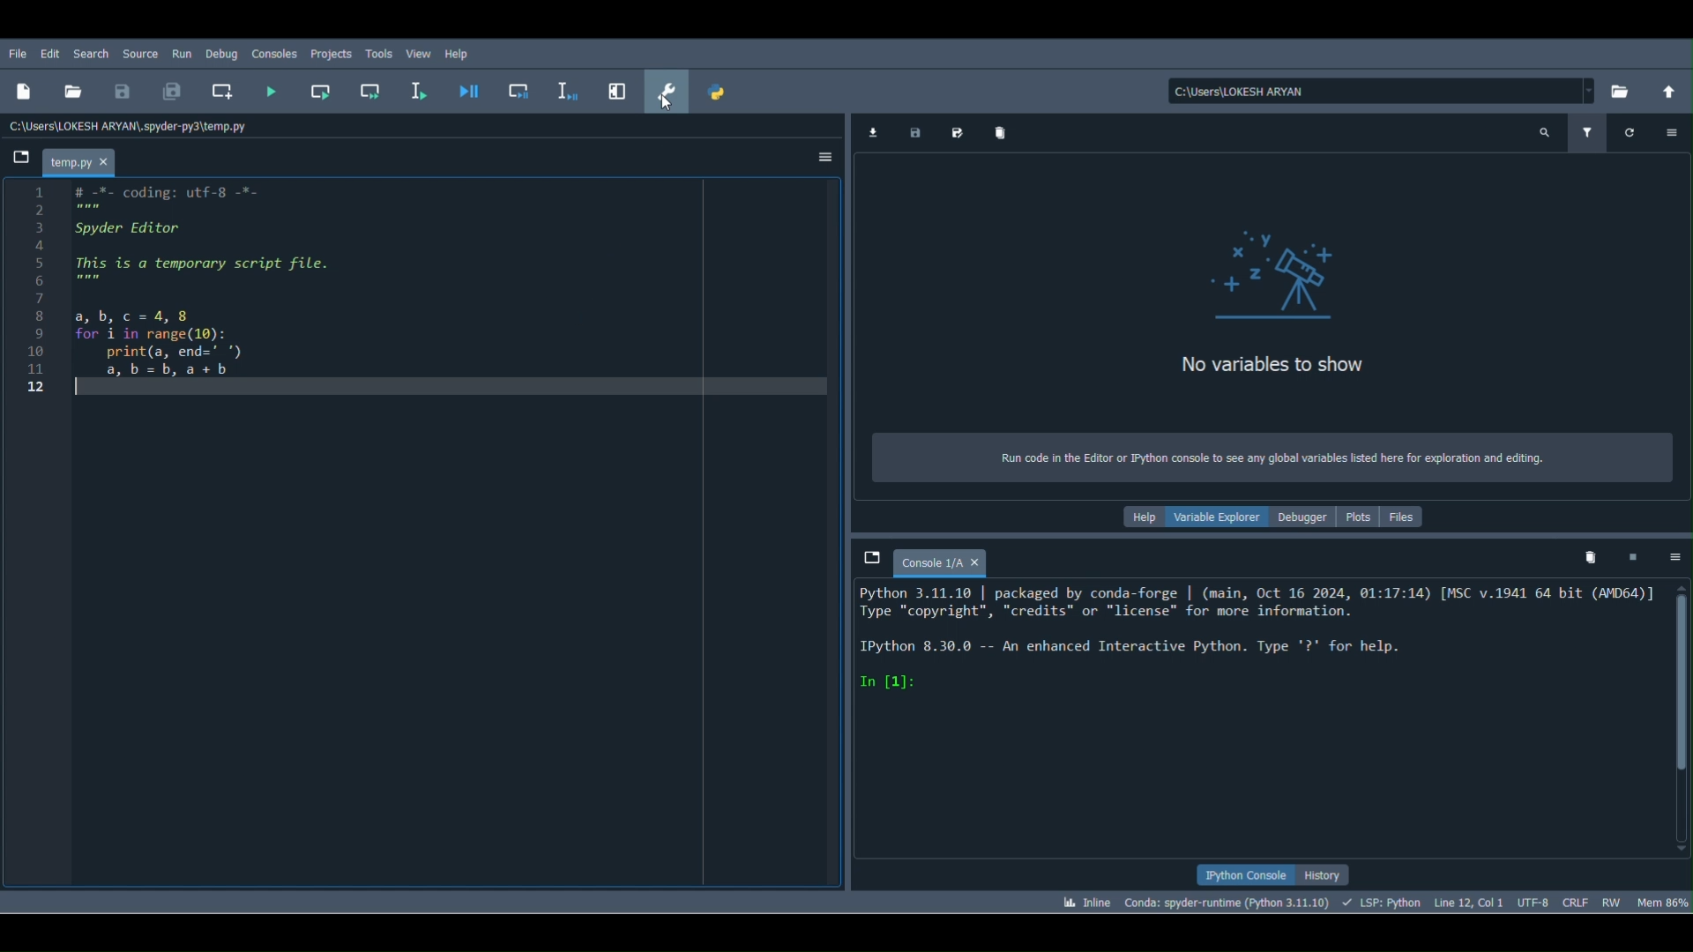 The height and width of the screenshot is (952, 1693). What do you see at coordinates (222, 55) in the screenshot?
I see `Debug` at bounding box center [222, 55].